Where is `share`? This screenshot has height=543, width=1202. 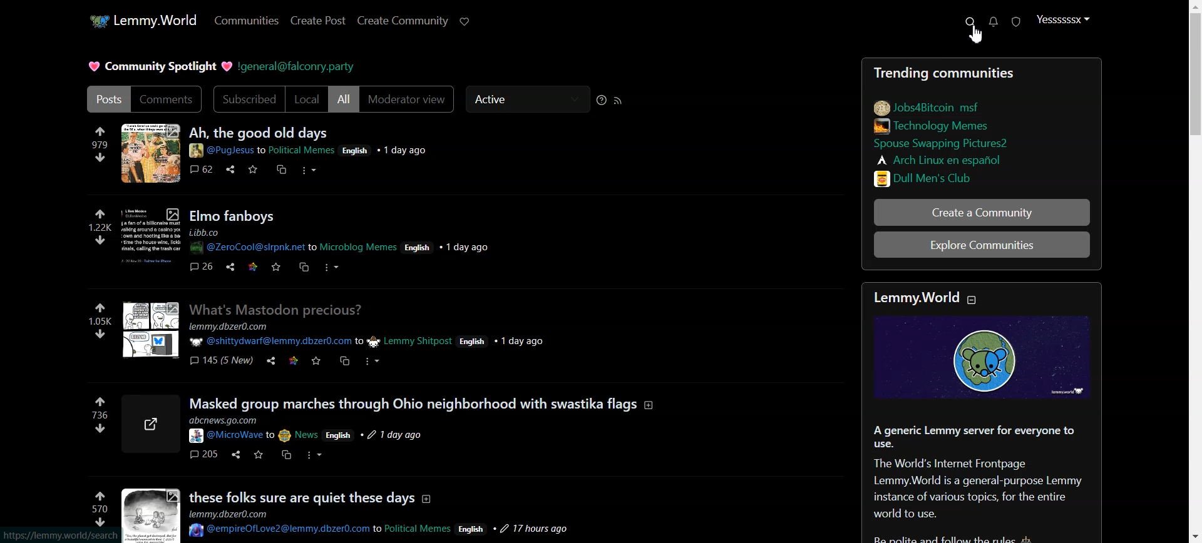
share is located at coordinates (232, 454).